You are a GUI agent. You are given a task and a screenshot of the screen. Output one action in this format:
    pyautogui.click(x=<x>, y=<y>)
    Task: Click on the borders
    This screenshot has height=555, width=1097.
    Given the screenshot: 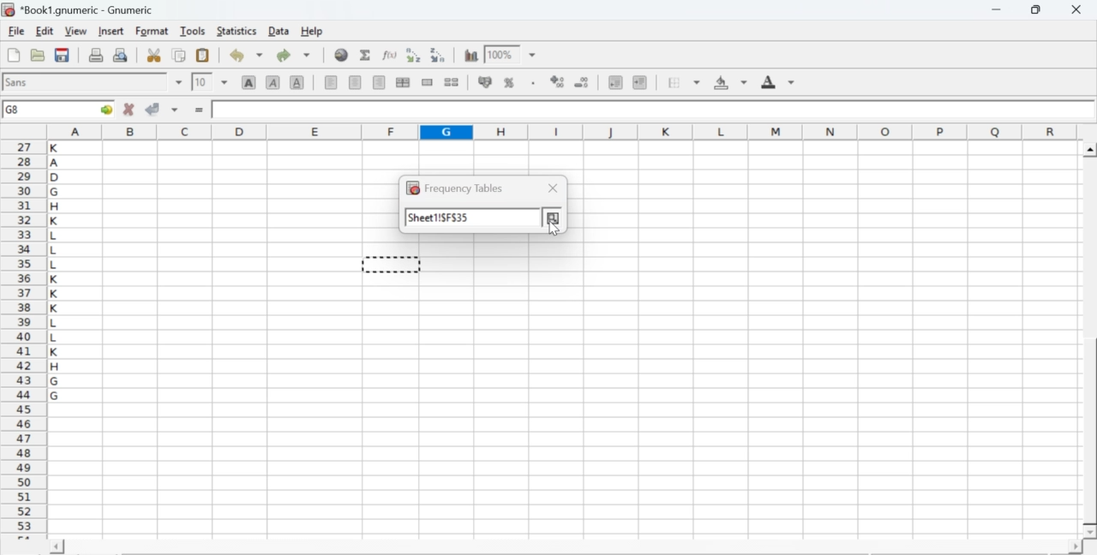 What is the action you would take?
    pyautogui.click(x=685, y=82)
    